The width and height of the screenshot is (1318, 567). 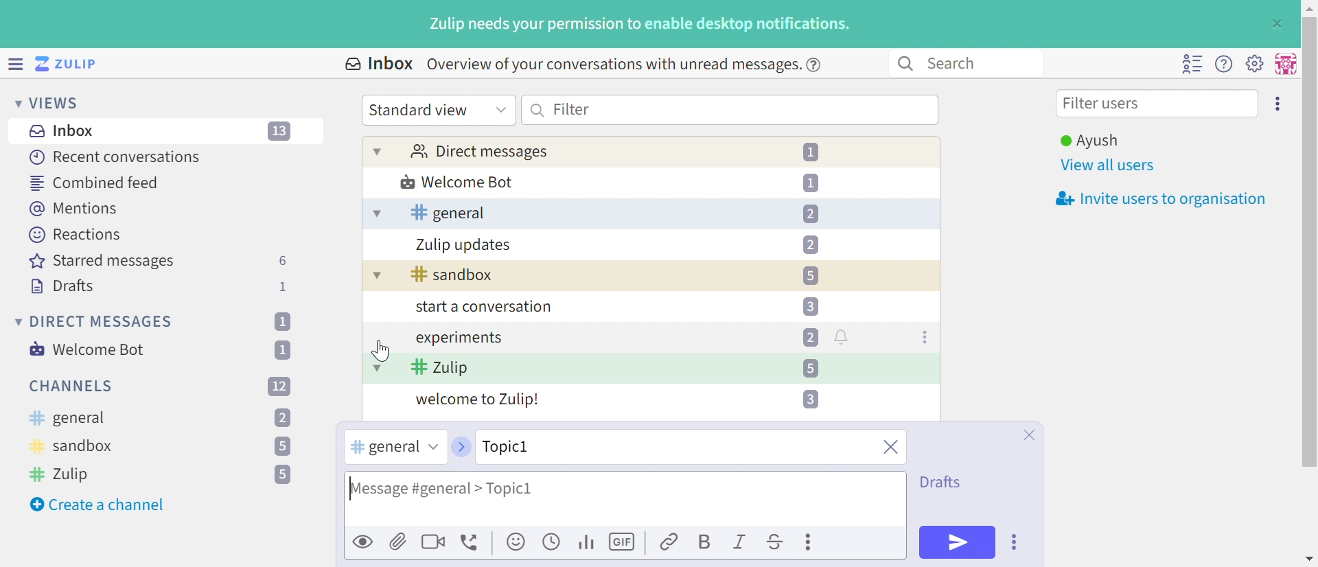 I want to click on Help Center, so click(x=818, y=64).